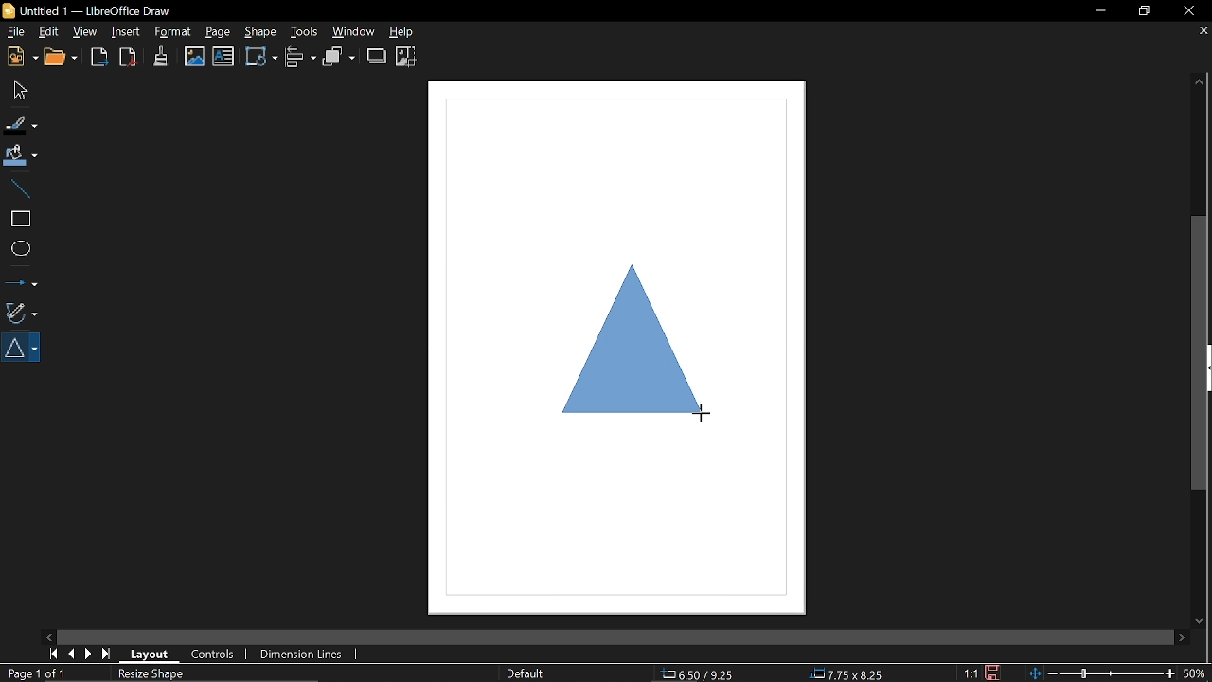 This screenshot has width=1212, height=682. I want to click on Line, so click(18, 188).